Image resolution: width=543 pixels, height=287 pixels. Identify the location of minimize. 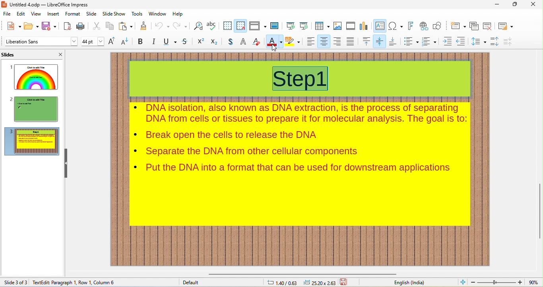
(498, 6).